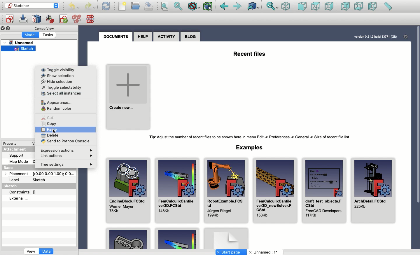 The height and width of the screenshot is (255, 420). I want to click on Blog, so click(191, 36).